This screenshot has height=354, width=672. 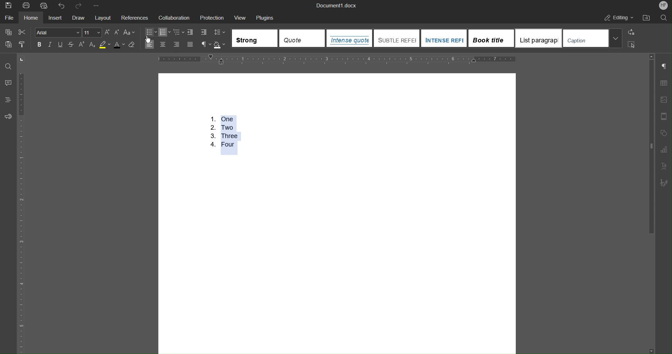 What do you see at coordinates (149, 38) in the screenshot?
I see `Cursor` at bounding box center [149, 38].